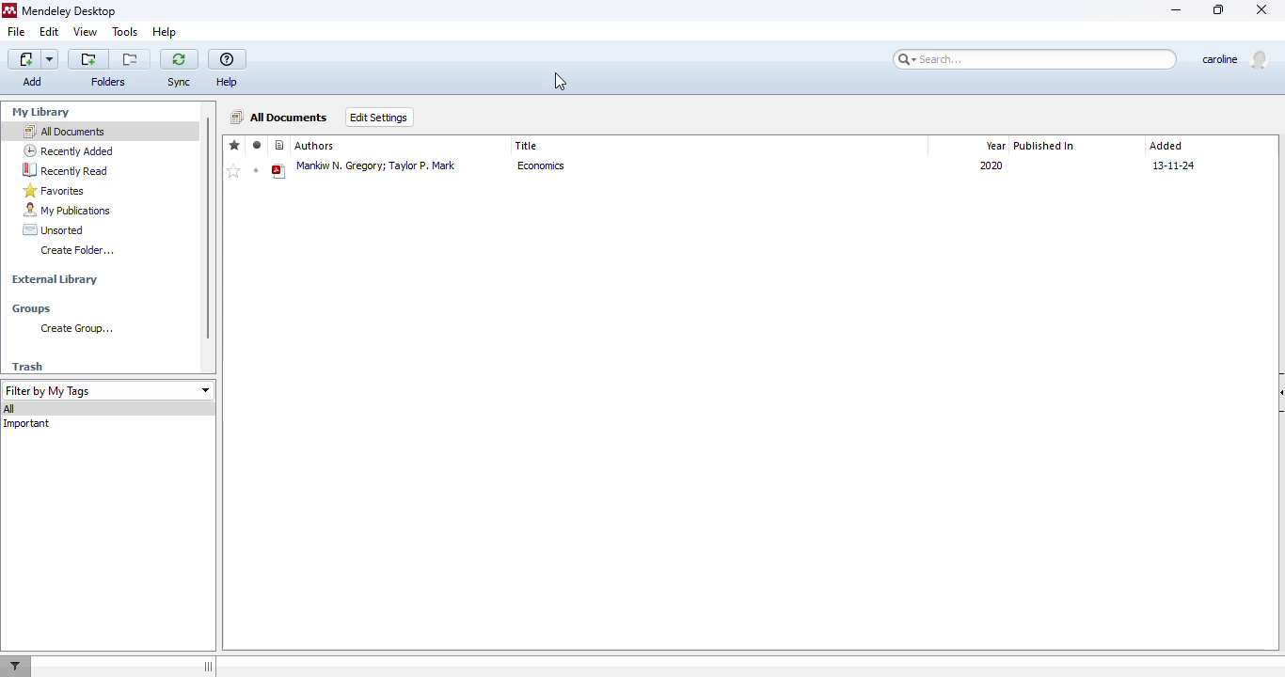  I want to click on create folder, so click(77, 250).